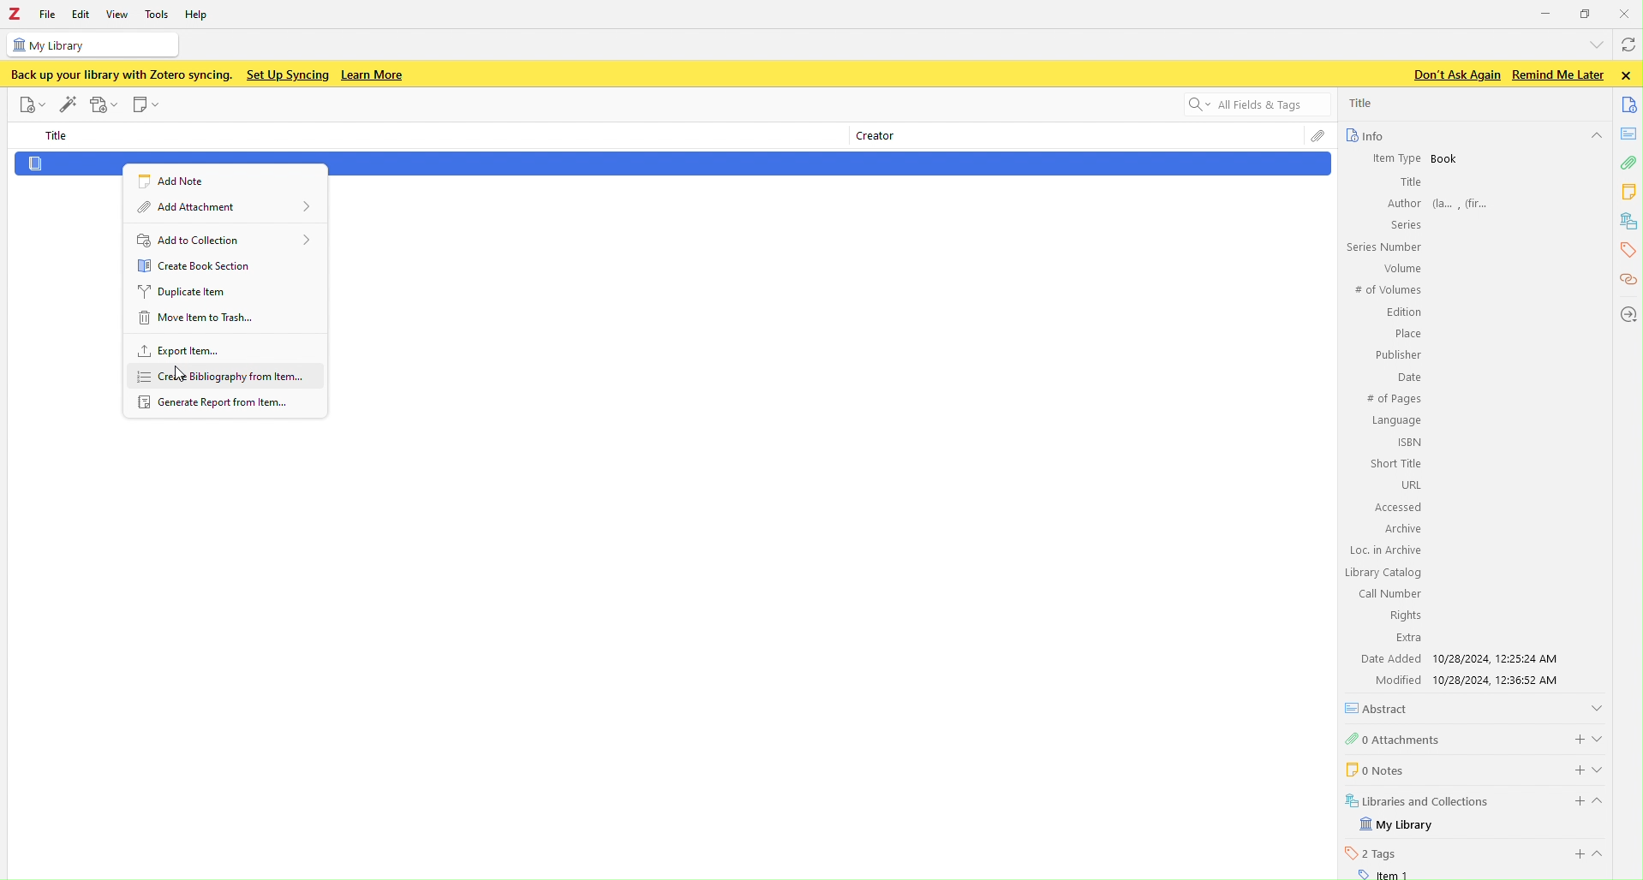  What do you see at coordinates (1627, 313) in the screenshot?
I see `location` at bounding box center [1627, 313].